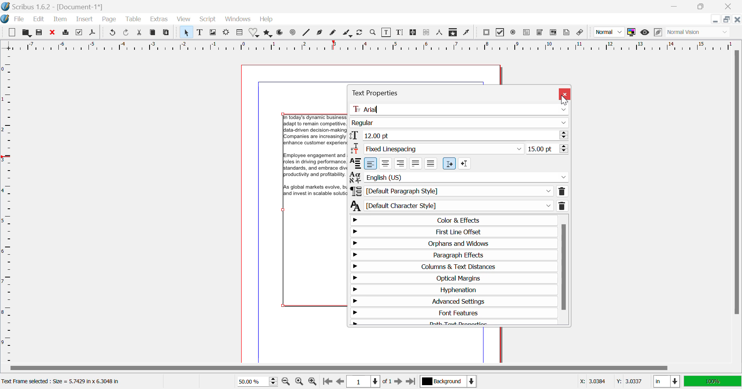 The image size is (742, 389). Describe the element at coordinates (187, 32) in the screenshot. I see `Select` at that location.